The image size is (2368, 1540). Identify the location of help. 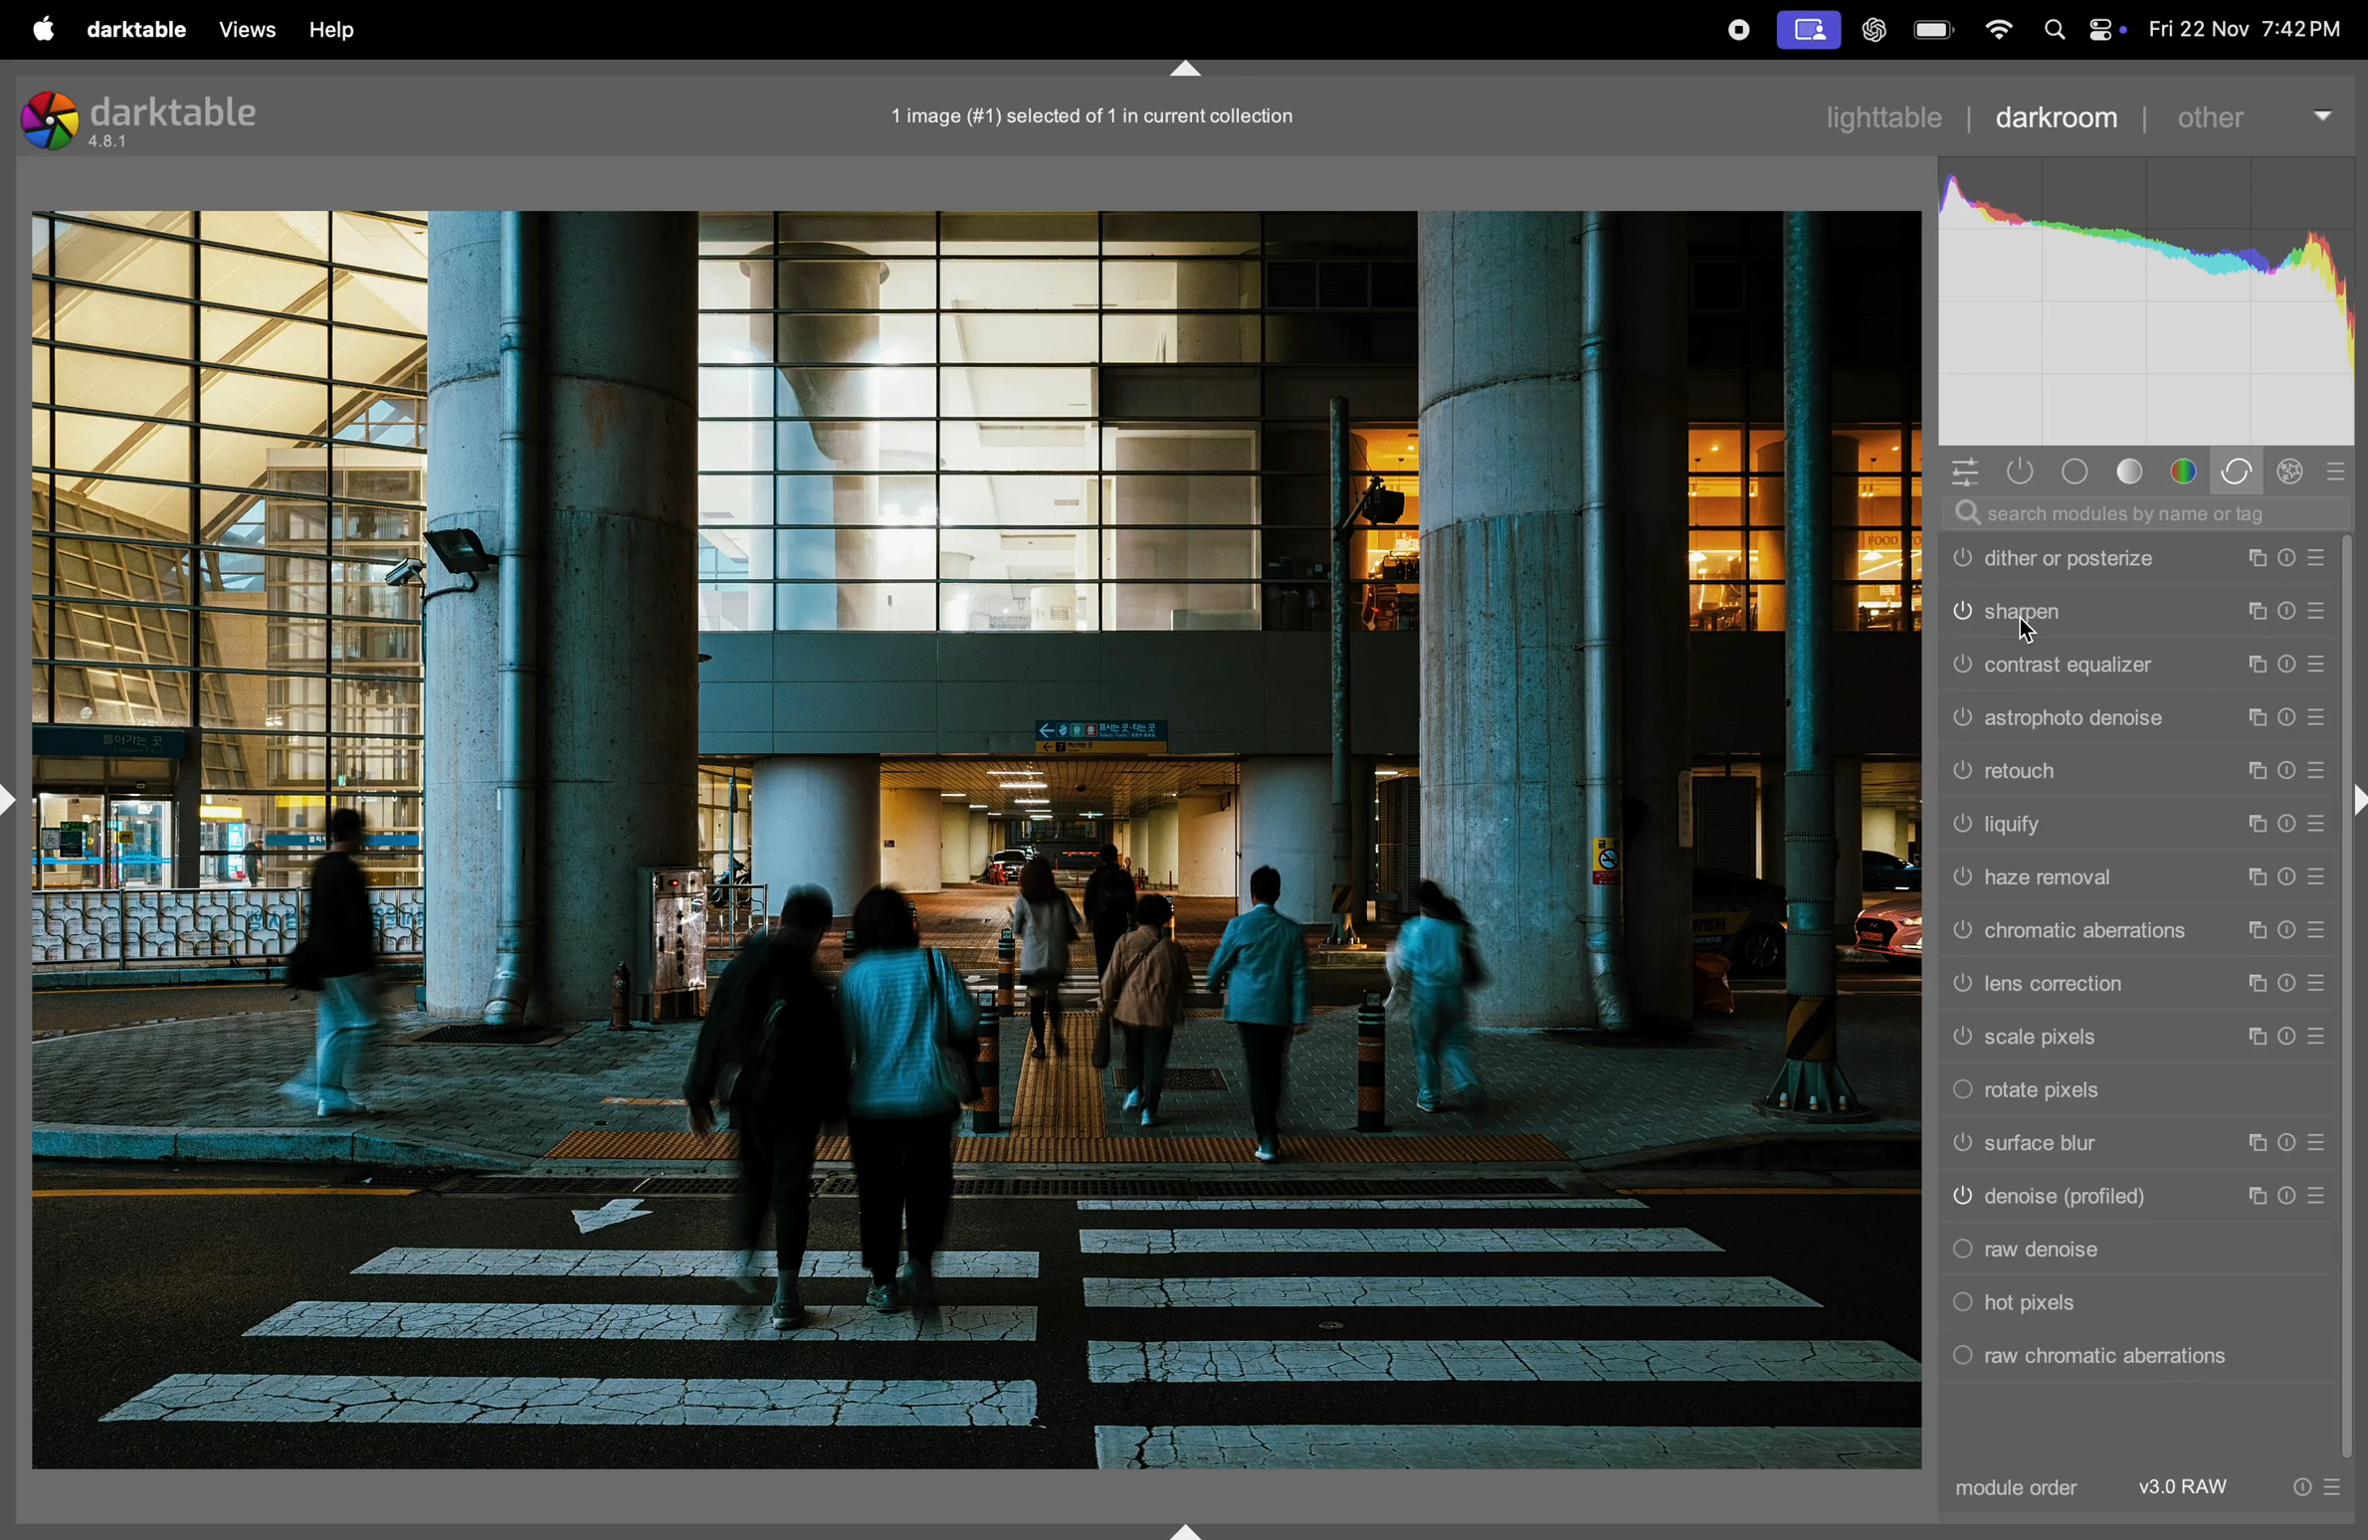
(350, 25).